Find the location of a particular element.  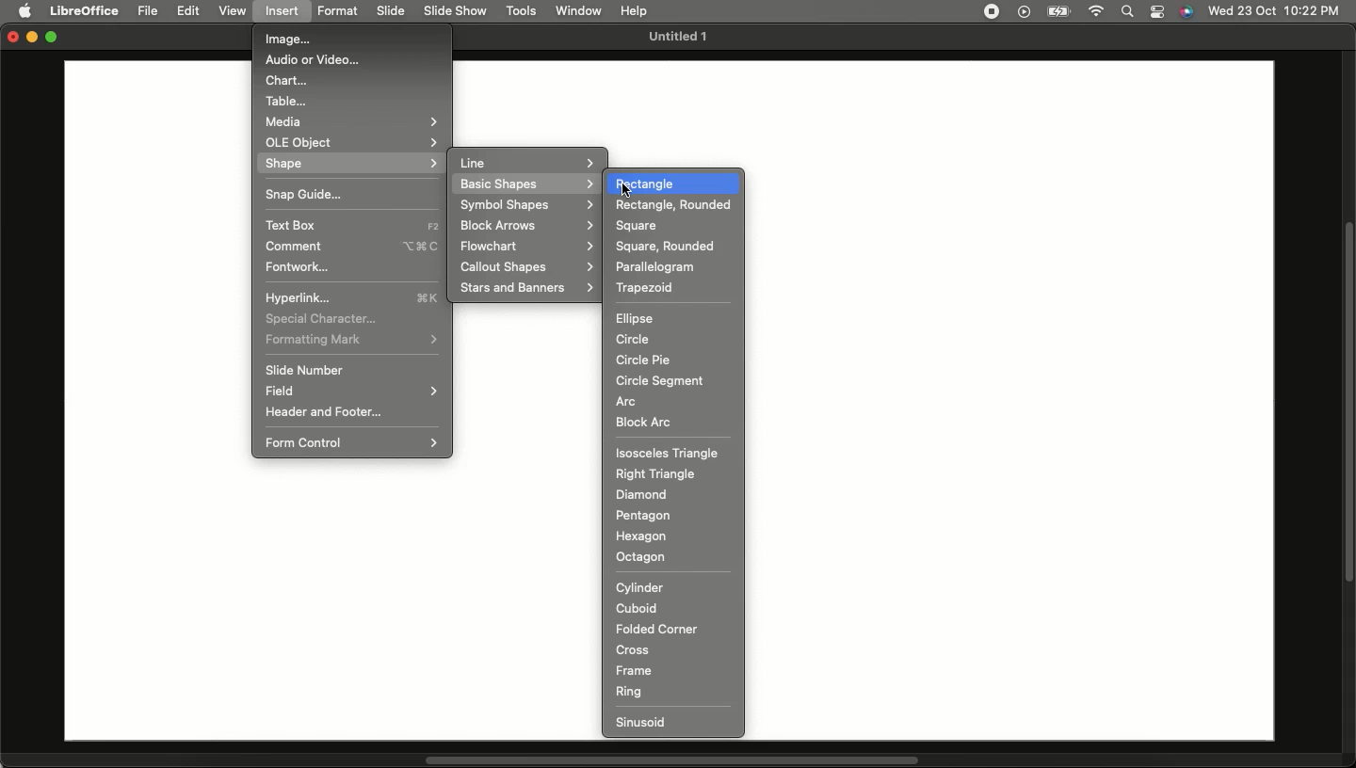

Date/time is located at coordinates (1274, 10).